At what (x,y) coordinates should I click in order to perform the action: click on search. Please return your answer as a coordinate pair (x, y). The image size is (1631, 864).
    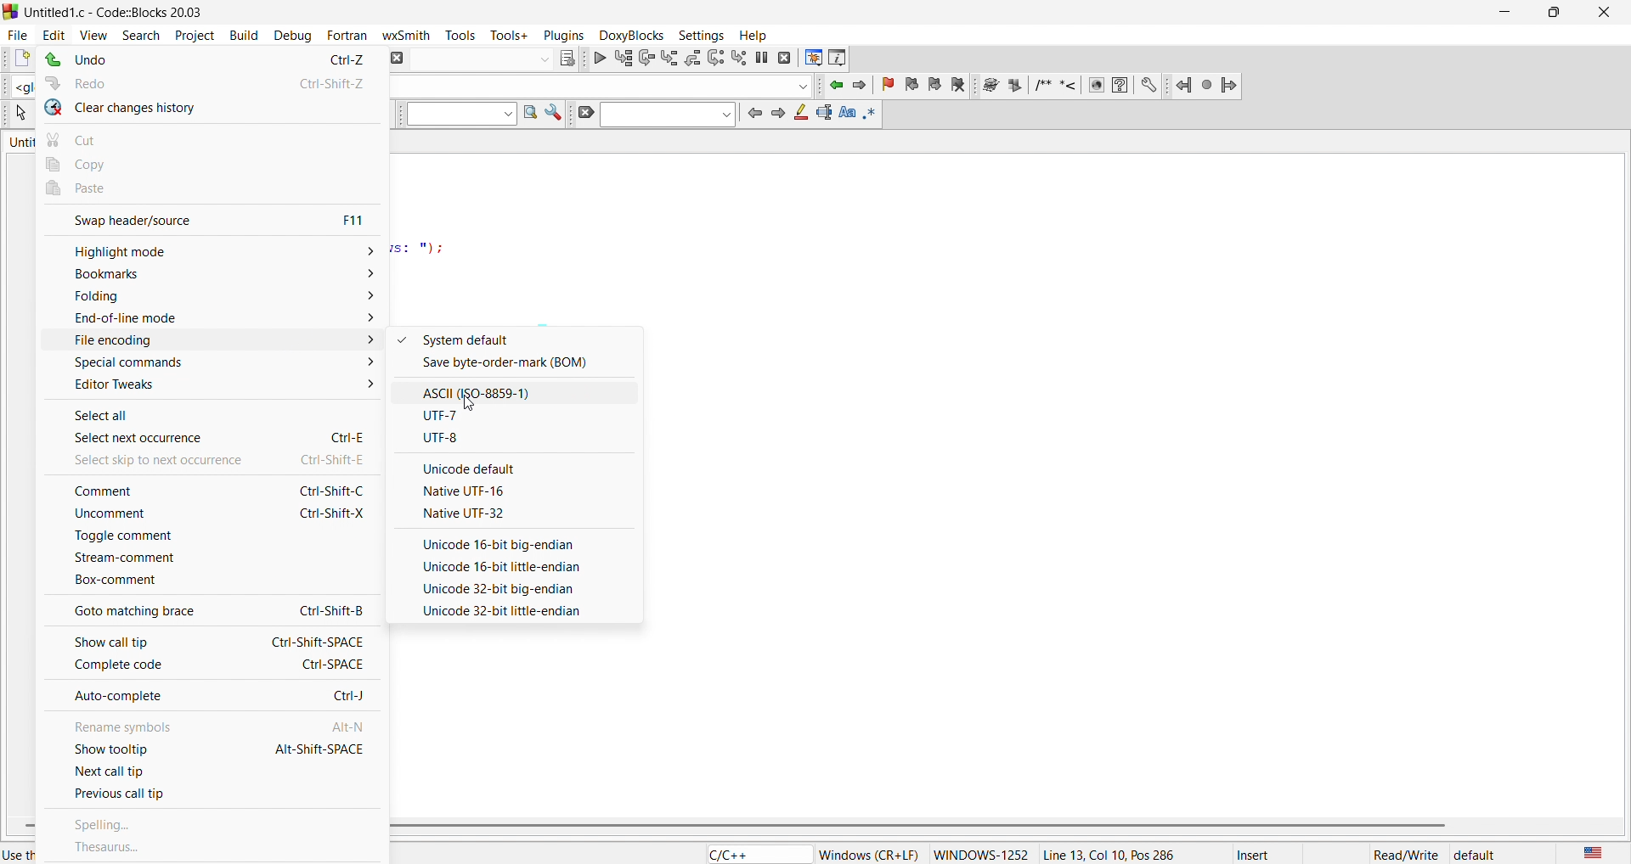
    Looking at the image, I should click on (525, 113).